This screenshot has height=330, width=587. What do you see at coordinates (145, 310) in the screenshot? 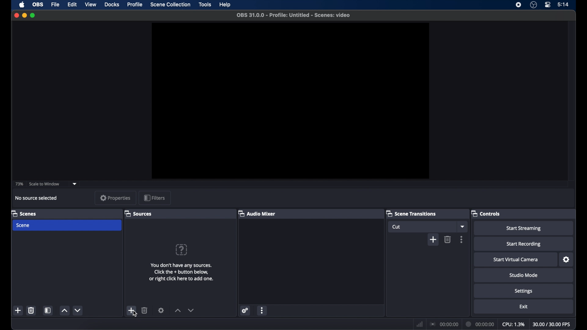
I see `delete` at bounding box center [145, 310].